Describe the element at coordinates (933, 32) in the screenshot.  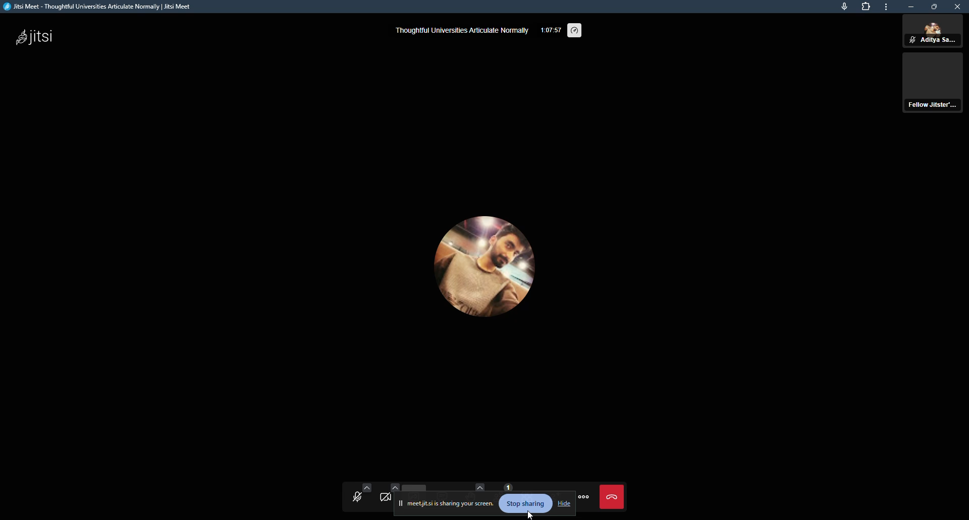
I see `Aditya sarkar` at that location.